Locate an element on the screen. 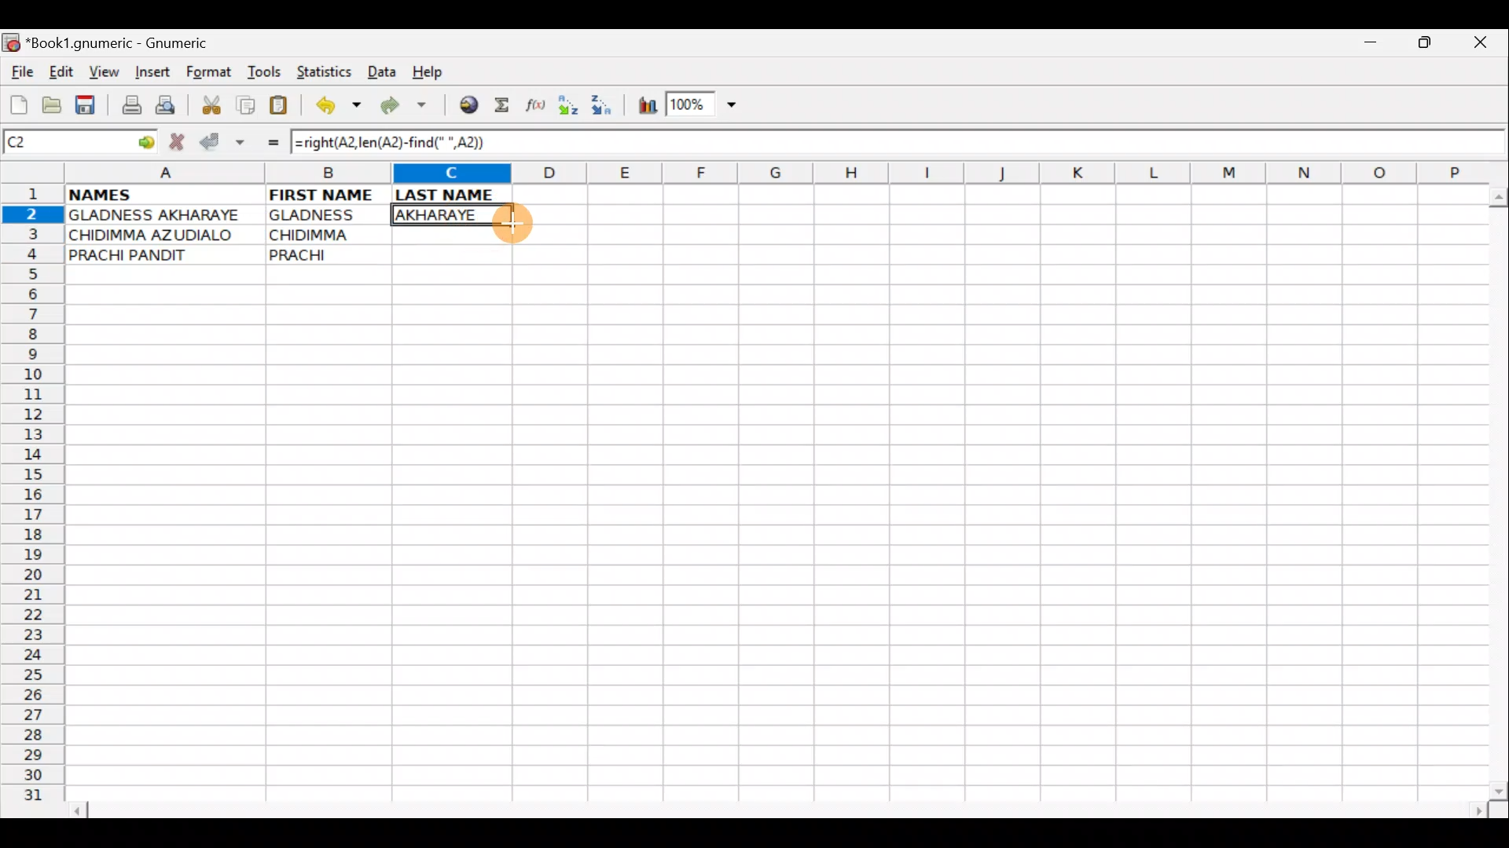  File is located at coordinates (20, 73).